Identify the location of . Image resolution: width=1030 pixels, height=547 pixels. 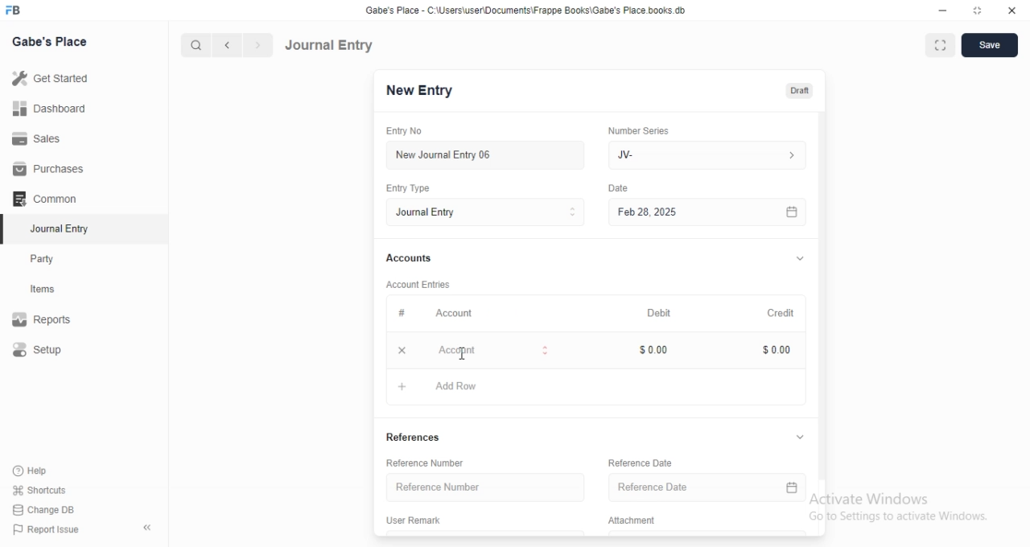
(620, 190).